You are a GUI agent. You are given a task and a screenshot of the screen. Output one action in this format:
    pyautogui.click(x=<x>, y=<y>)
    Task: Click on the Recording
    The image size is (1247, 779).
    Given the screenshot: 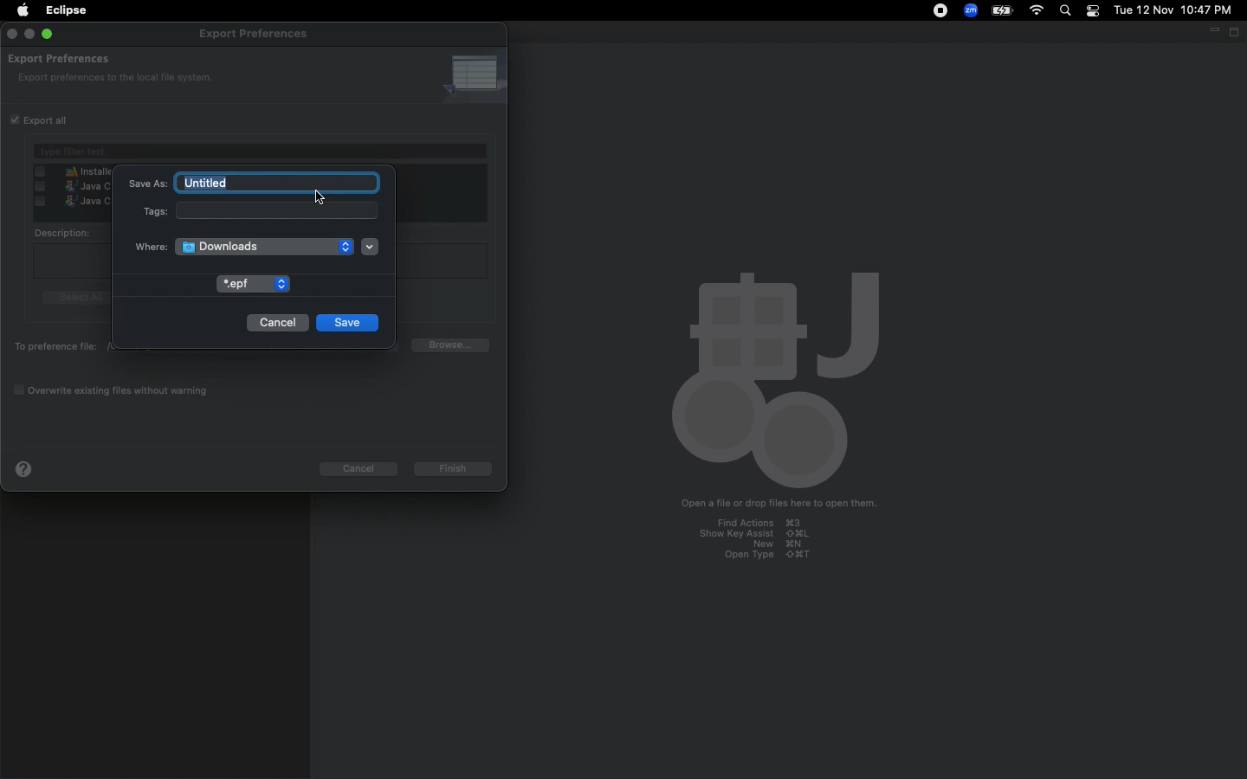 What is the action you would take?
    pyautogui.click(x=942, y=12)
    